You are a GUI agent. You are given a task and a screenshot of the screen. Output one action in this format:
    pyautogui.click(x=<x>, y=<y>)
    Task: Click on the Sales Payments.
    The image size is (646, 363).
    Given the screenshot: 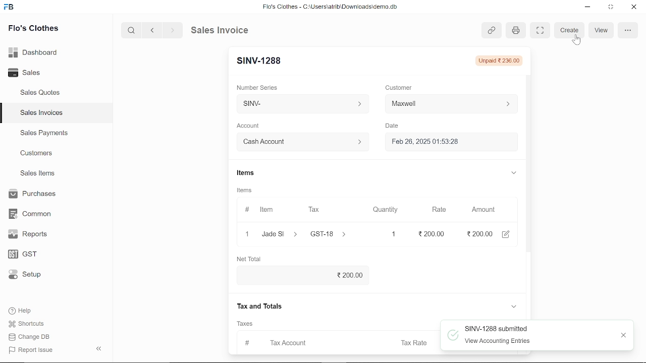 What is the action you would take?
    pyautogui.click(x=43, y=133)
    